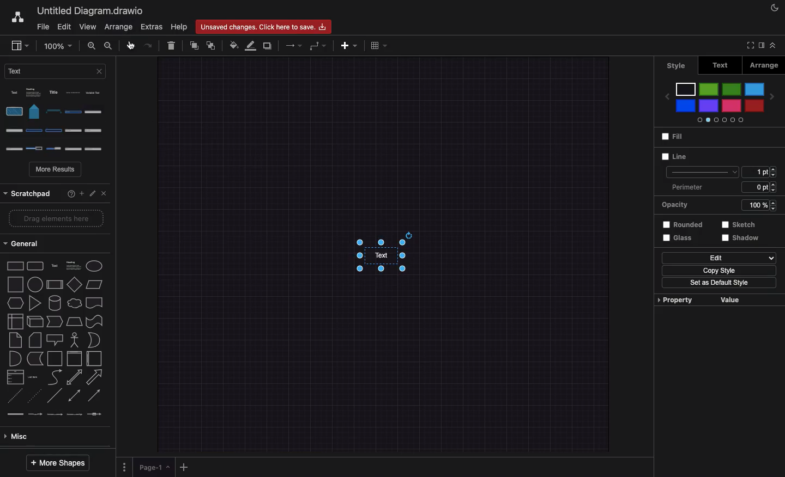 This screenshot has height=477, width=785. Describe the element at coordinates (268, 46) in the screenshot. I see `Duplicate` at that location.